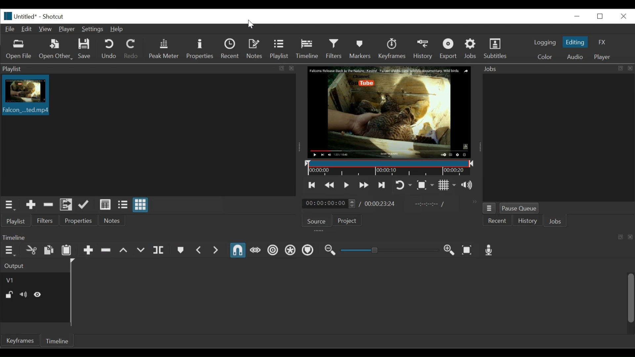 The image size is (635, 357). What do you see at coordinates (23, 295) in the screenshot?
I see `Mute` at bounding box center [23, 295].